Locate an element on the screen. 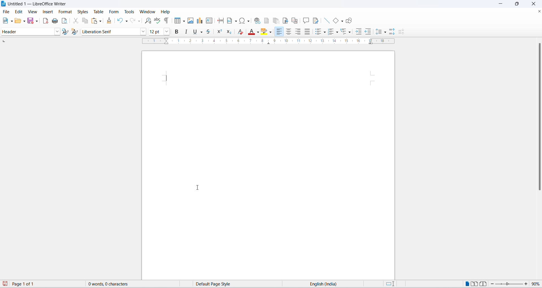  draw shapes tool is located at coordinates (350, 21).